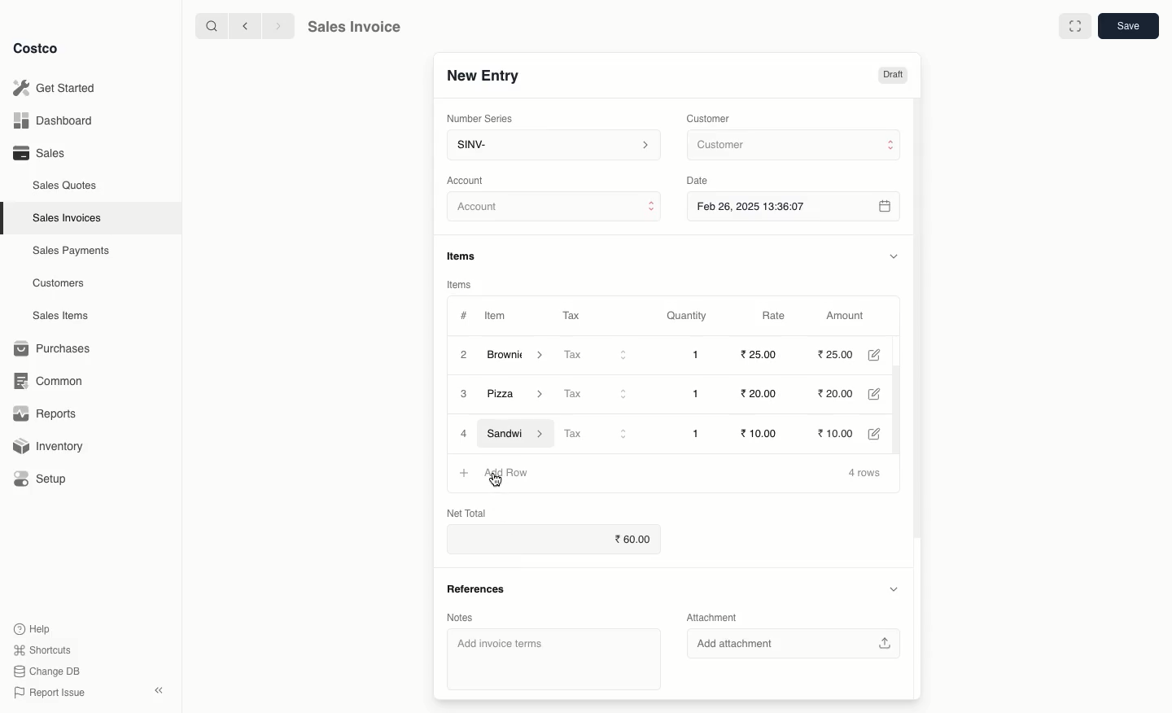 The image size is (1172, 713). Describe the element at coordinates (685, 317) in the screenshot. I see `Quantity` at that location.